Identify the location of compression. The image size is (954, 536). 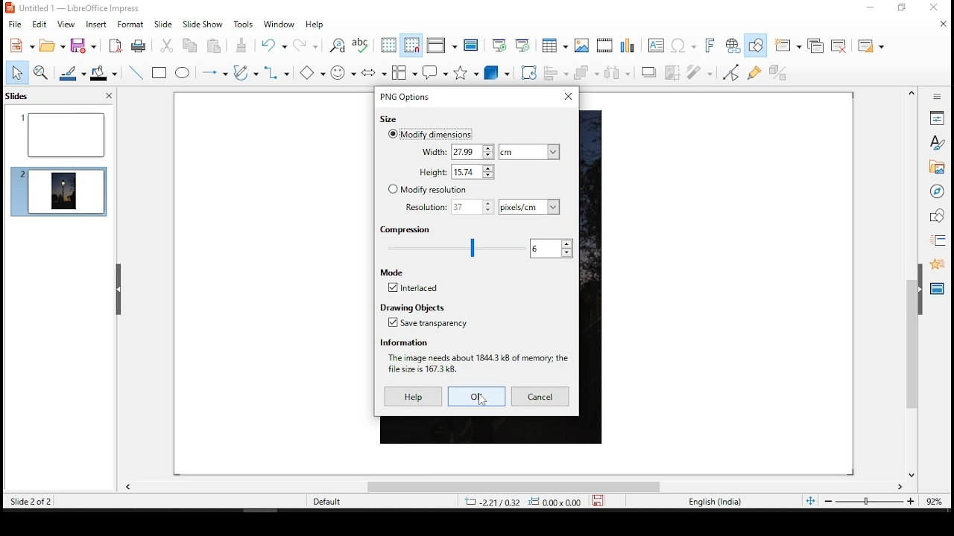
(409, 230).